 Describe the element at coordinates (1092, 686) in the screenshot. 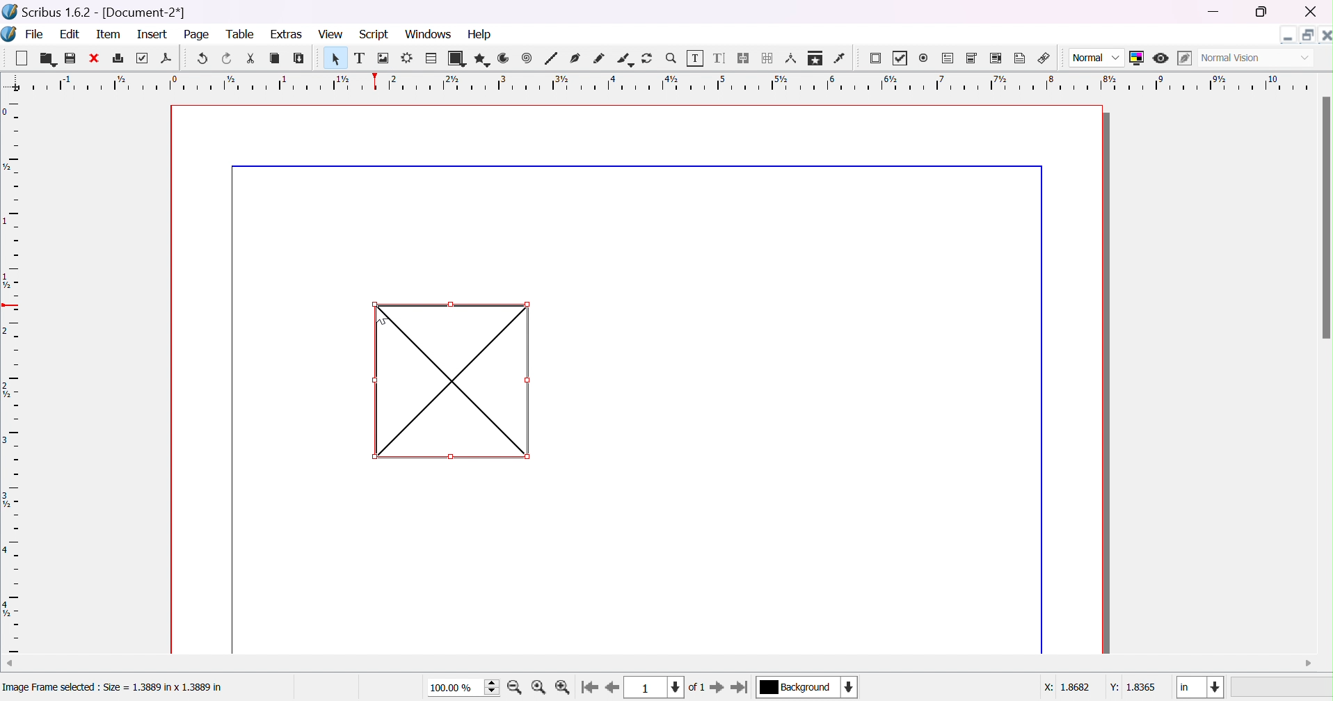

I see `X: 18682  Y: 1.8365` at that location.